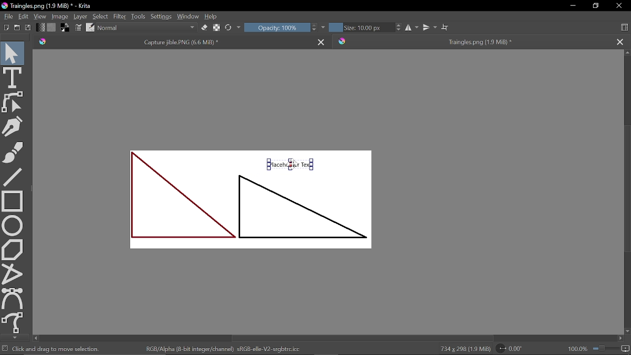  What do you see at coordinates (13, 298) in the screenshot?
I see `Bezier select tool` at bounding box center [13, 298].